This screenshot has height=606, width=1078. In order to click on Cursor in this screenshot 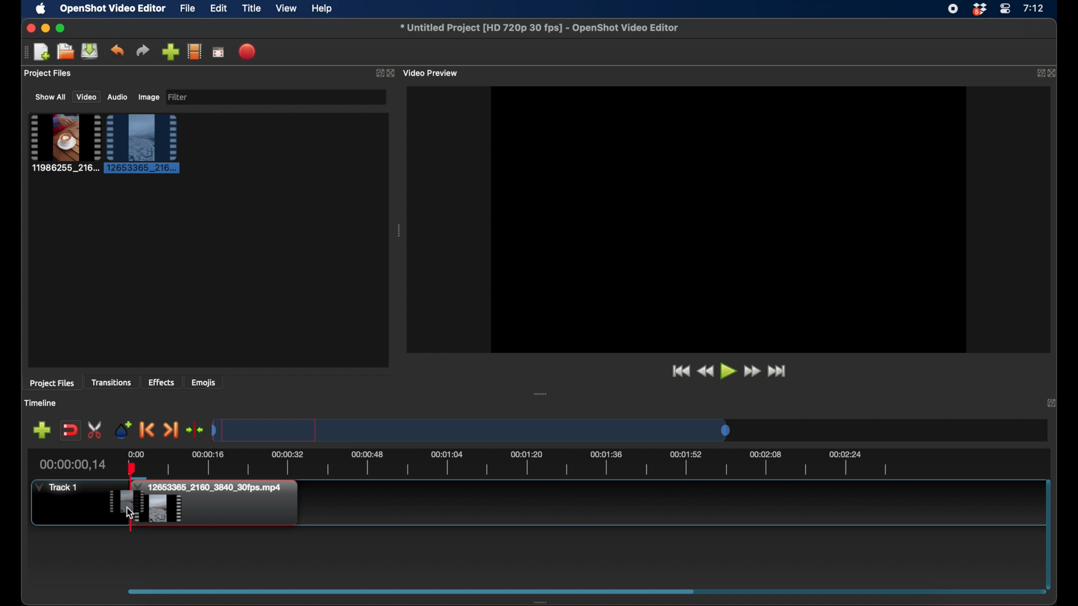, I will do `click(130, 512)`.